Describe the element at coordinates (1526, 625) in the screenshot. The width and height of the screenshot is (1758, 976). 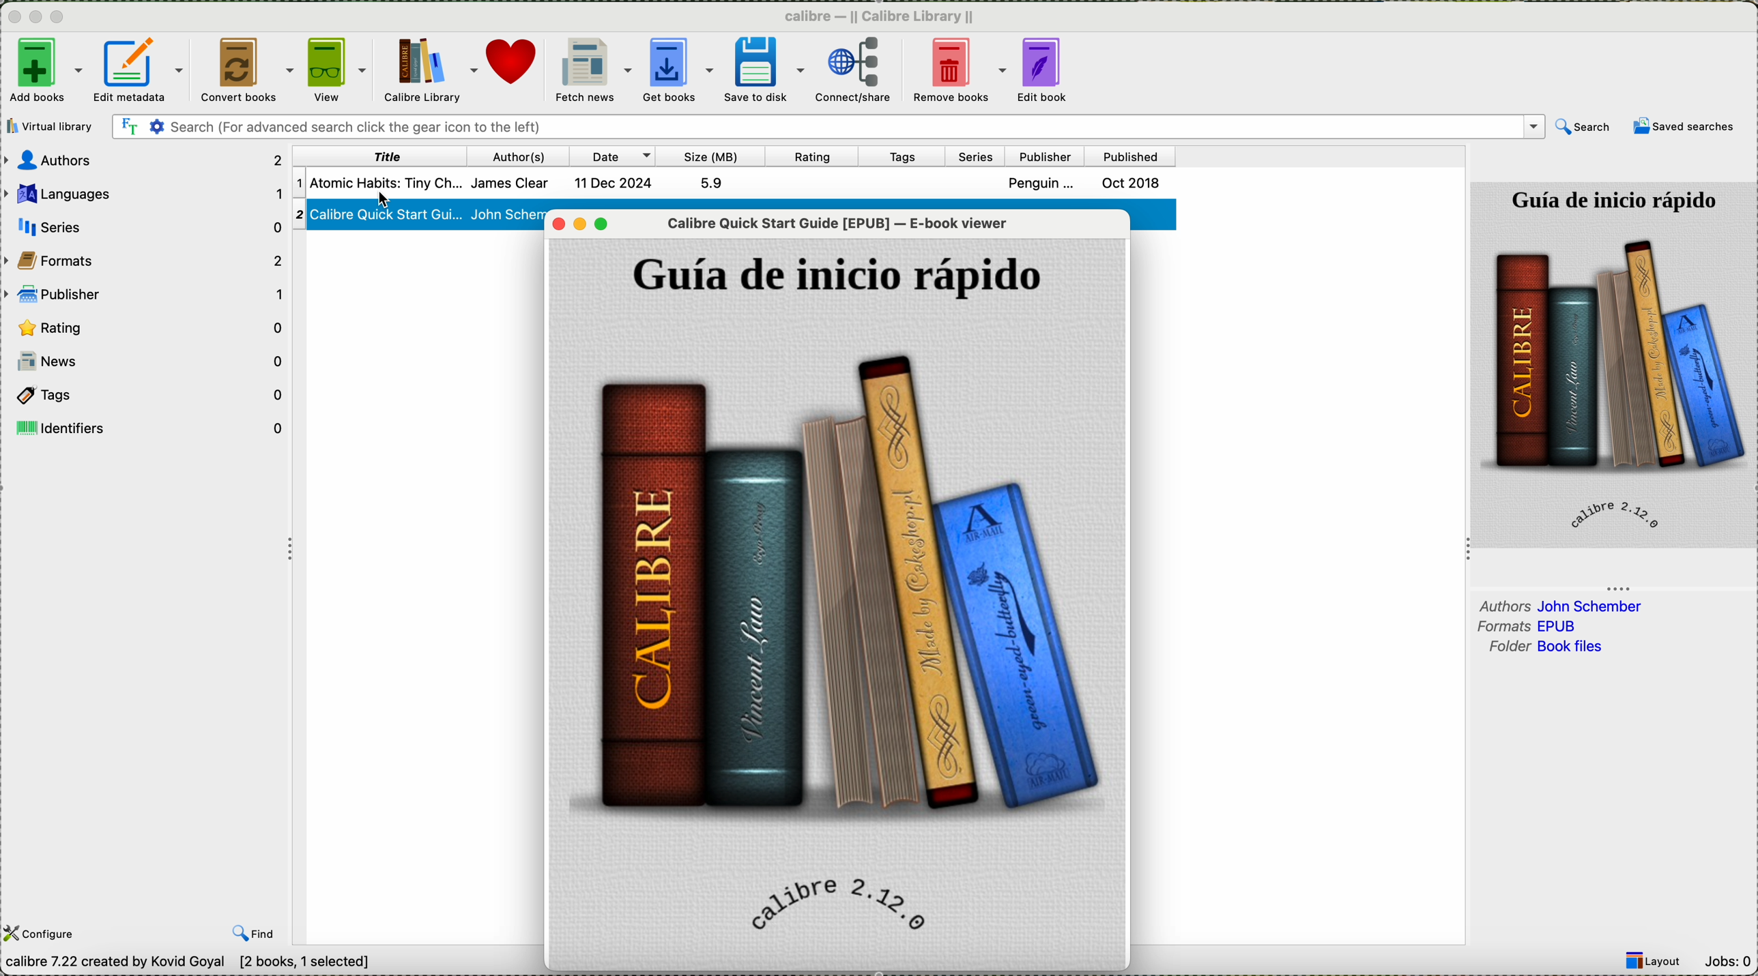
I see `formats epub` at that location.